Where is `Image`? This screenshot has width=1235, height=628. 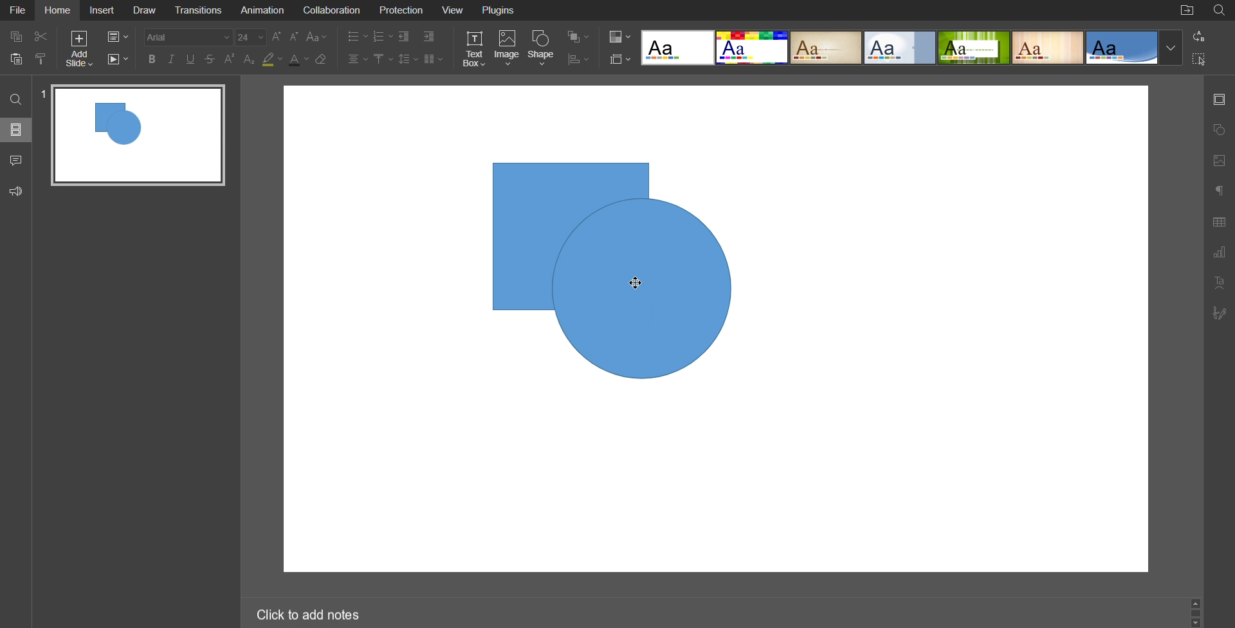
Image is located at coordinates (507, 50).